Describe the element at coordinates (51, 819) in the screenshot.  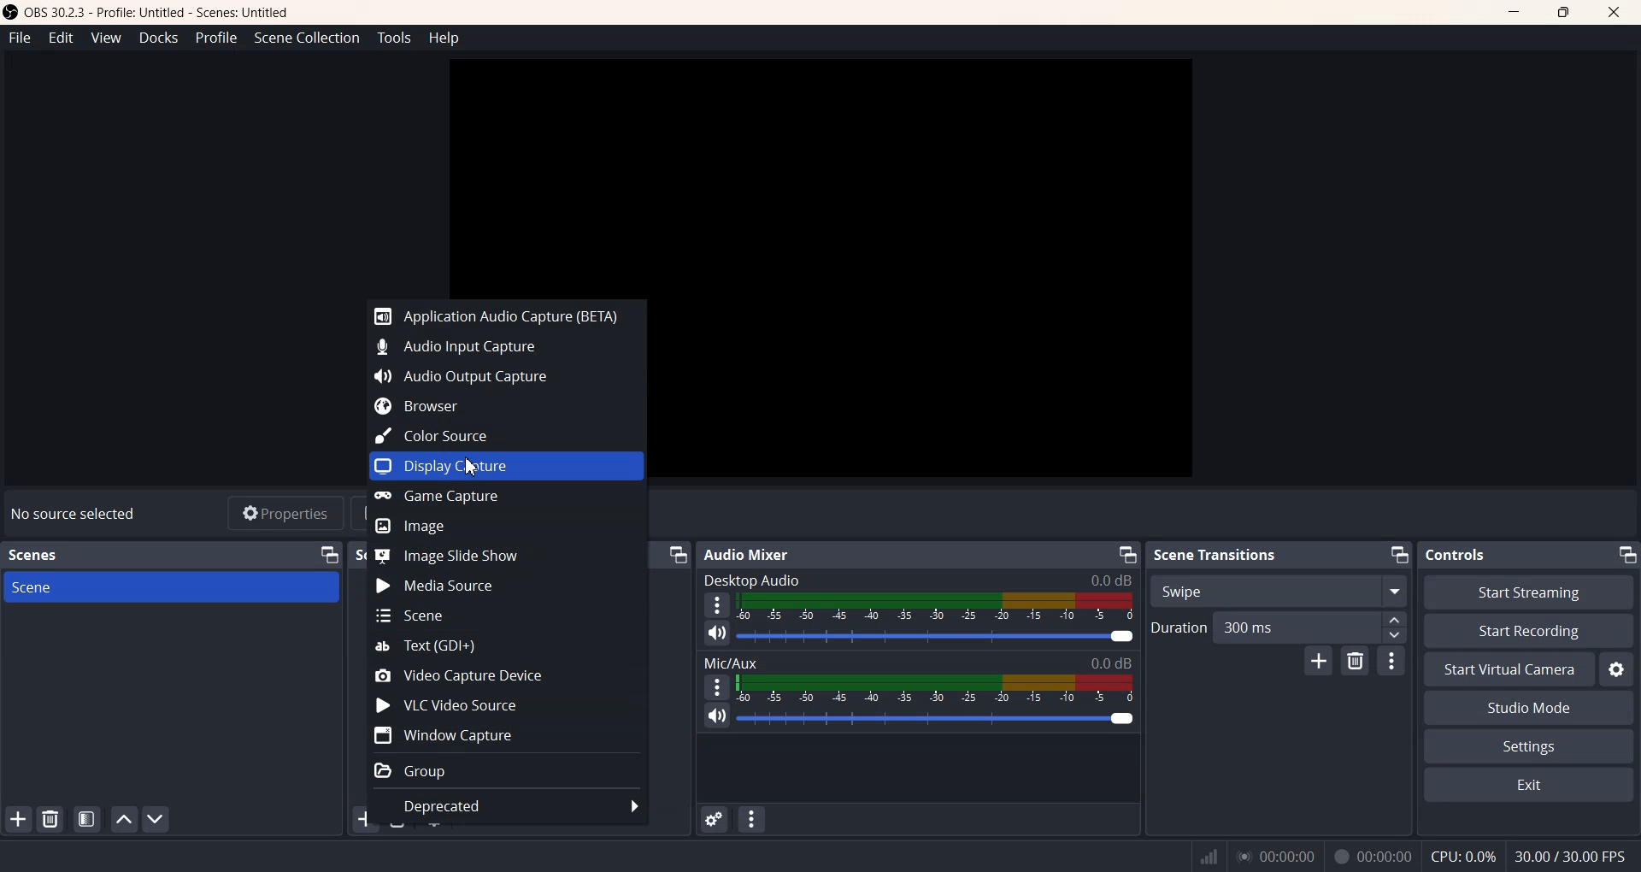
I see `Remove Selected scene` at that location.